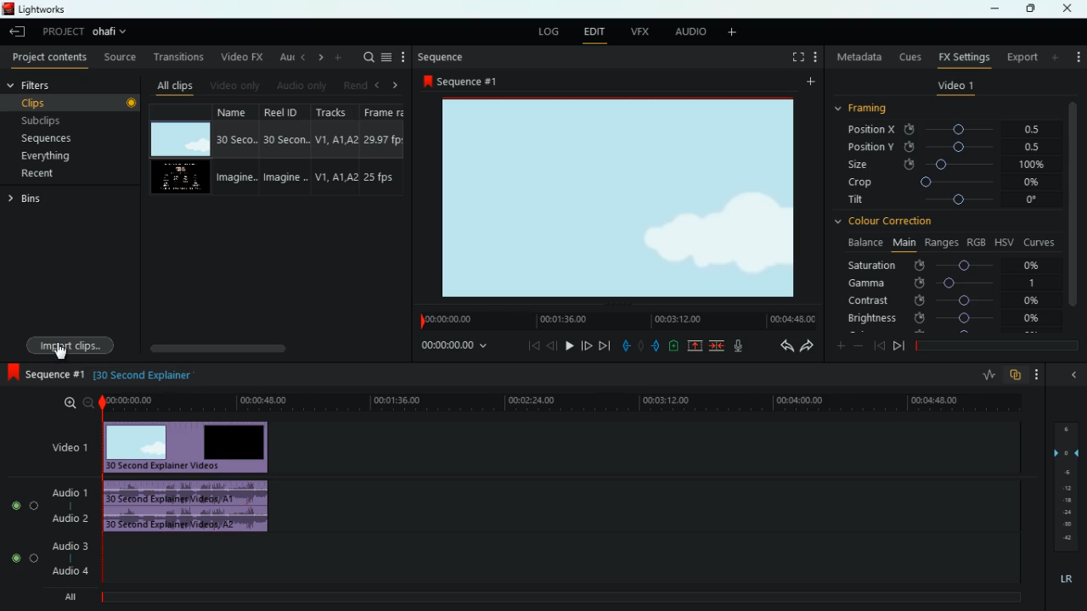  I want to click on video, so click(196, 445).